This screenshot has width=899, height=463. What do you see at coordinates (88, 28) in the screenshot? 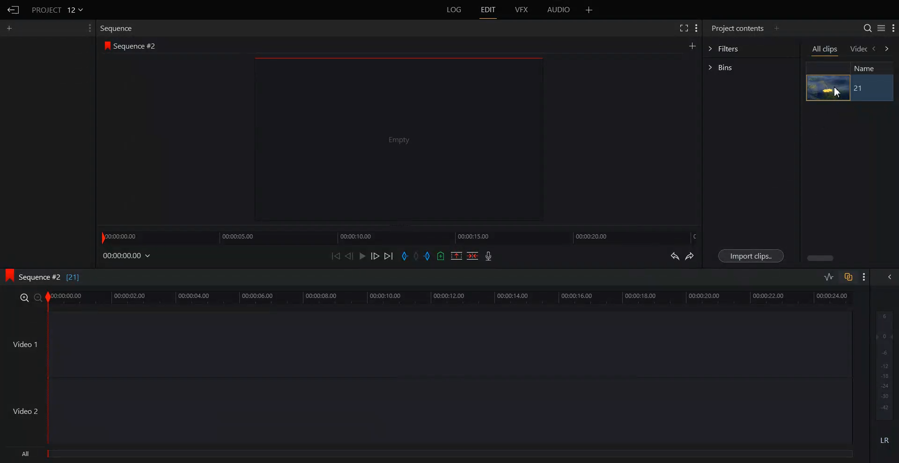
I see `Show Setting Menu` at bounding box center [88, 28].